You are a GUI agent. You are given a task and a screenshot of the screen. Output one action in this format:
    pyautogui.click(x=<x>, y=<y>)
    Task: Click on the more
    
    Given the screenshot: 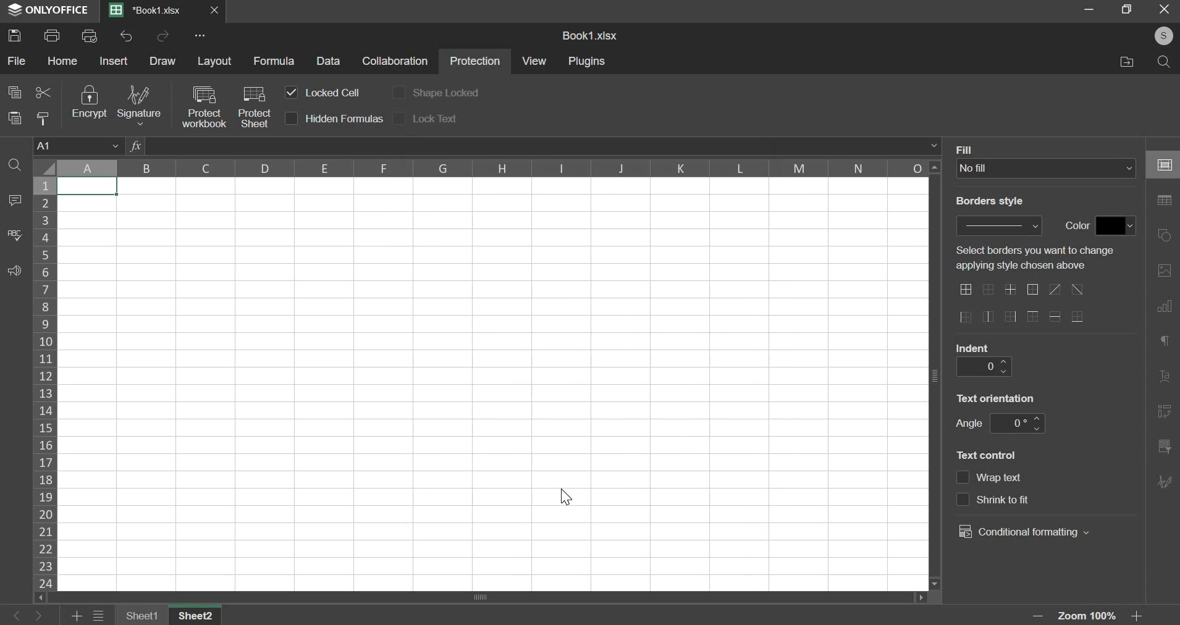 What is the action you would take?
    pyautogui.click(x=202, y=35)
    